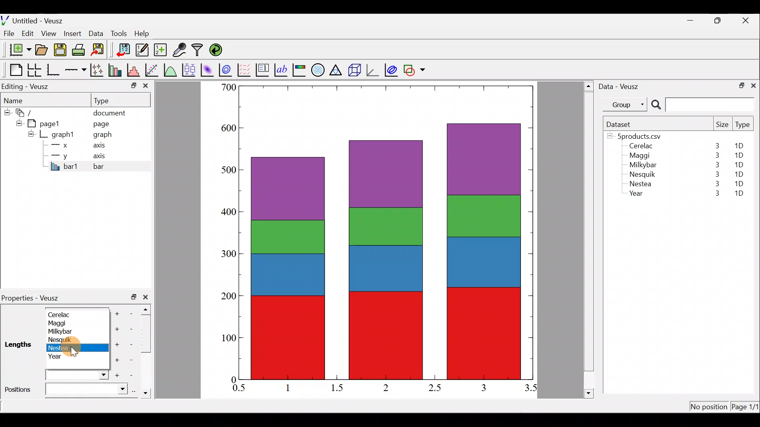 The height and width of the screenshot is (427, 760). Describe the element at coordinates (354, 70) in the screenshot. I see `3d scene` at that location.